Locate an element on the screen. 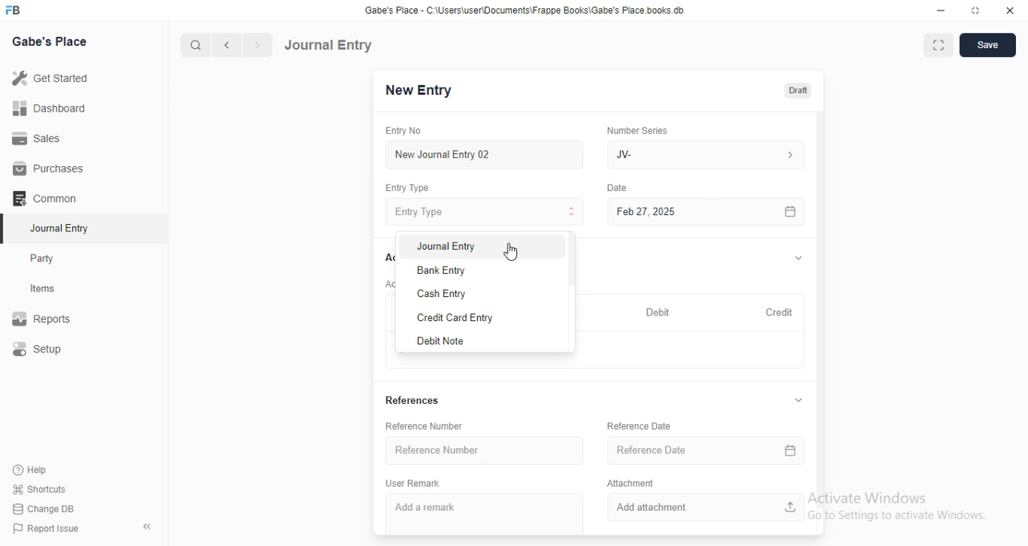 The height and width of the screenshot is (546, 1028). Get Started is located at coordinates (53, 78).